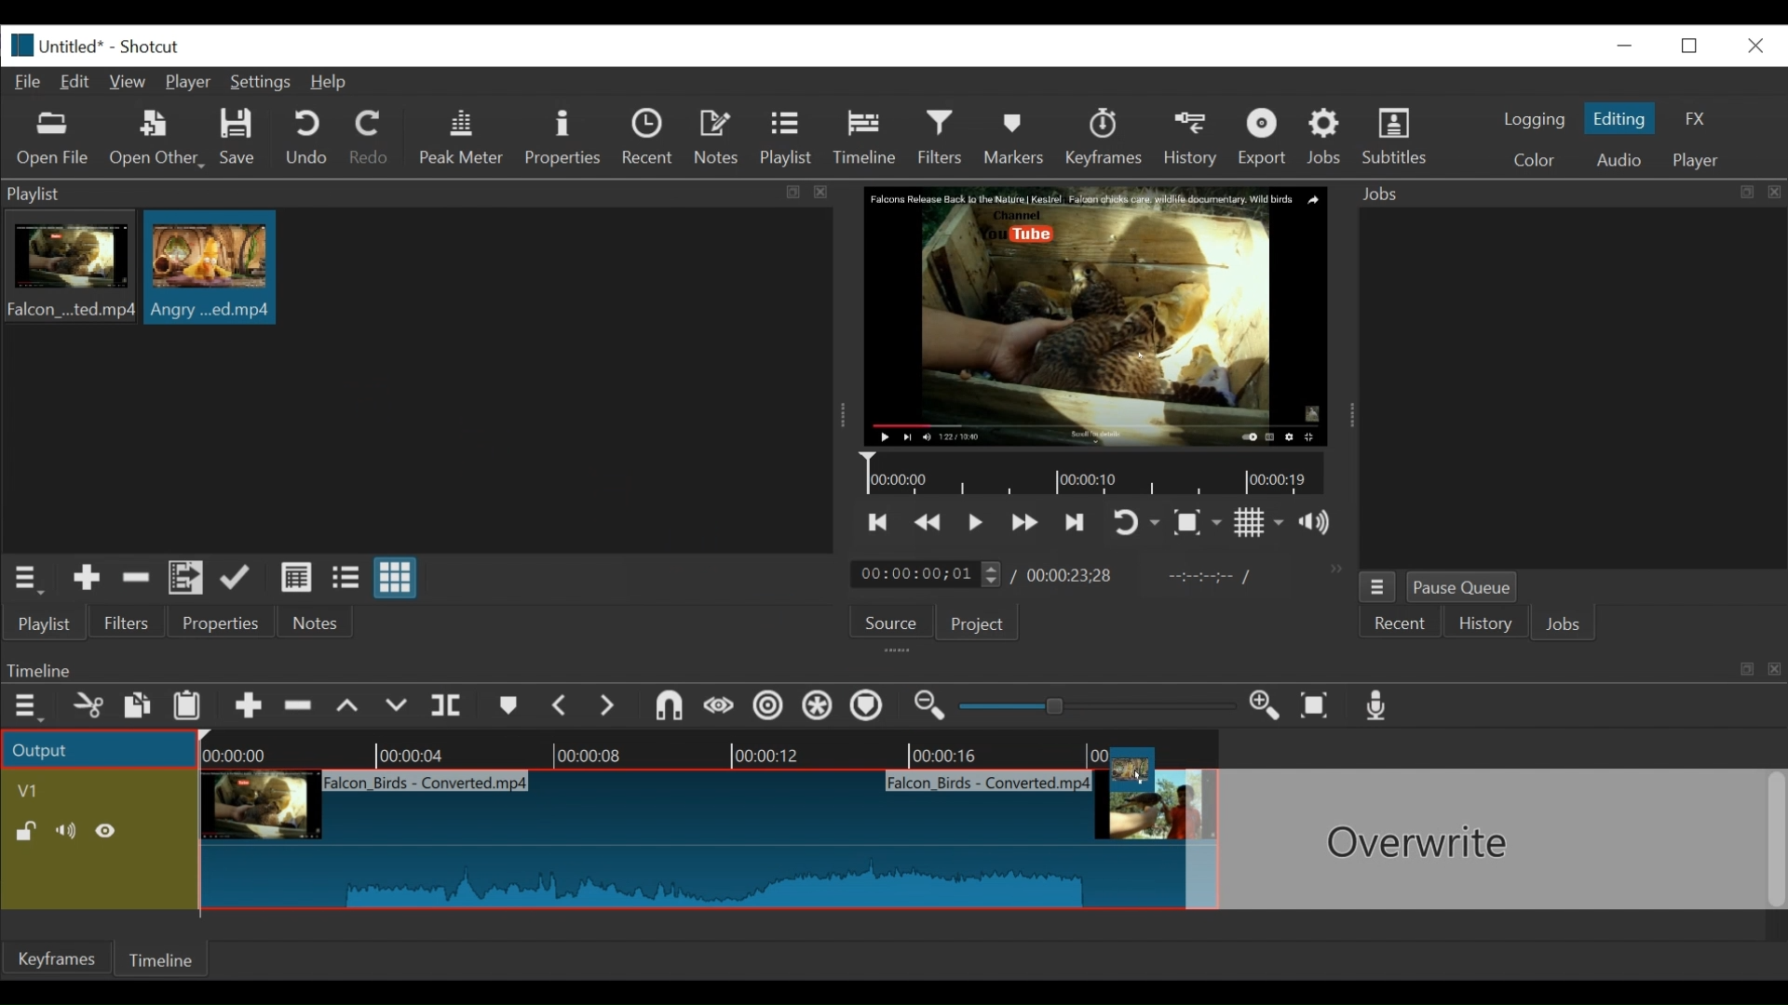 The image size is (1788, 1005). What do you see at coordinates (26, 831) in the screenshot?
I see `(un)lock track` at bounding box center [26, 831].